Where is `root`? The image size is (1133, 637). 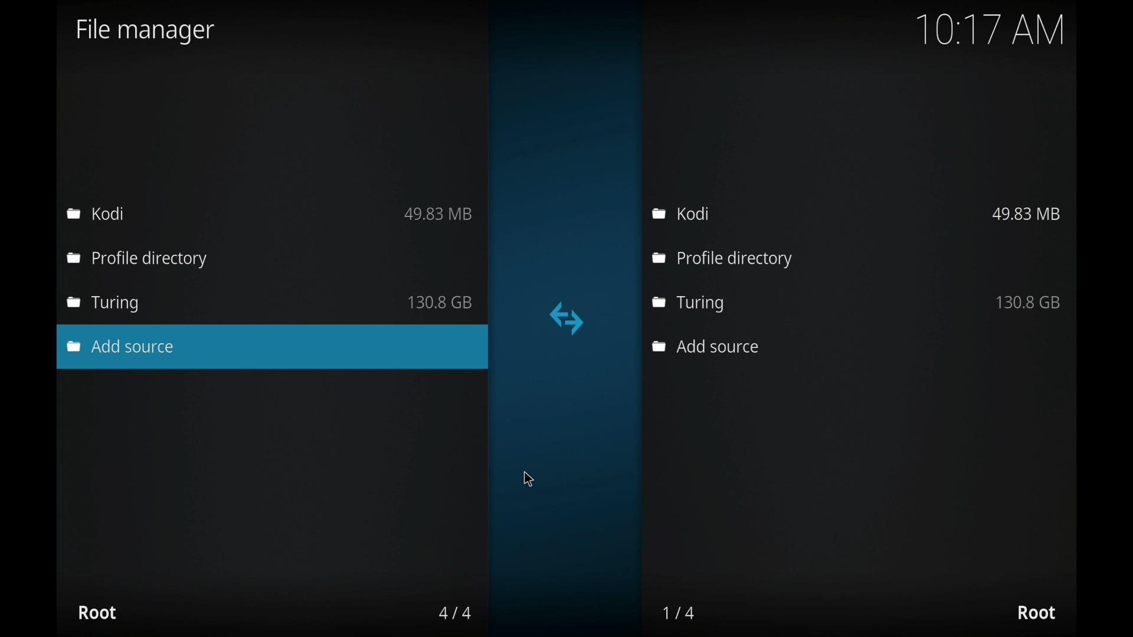 root is located at coordinates (1036, 613).